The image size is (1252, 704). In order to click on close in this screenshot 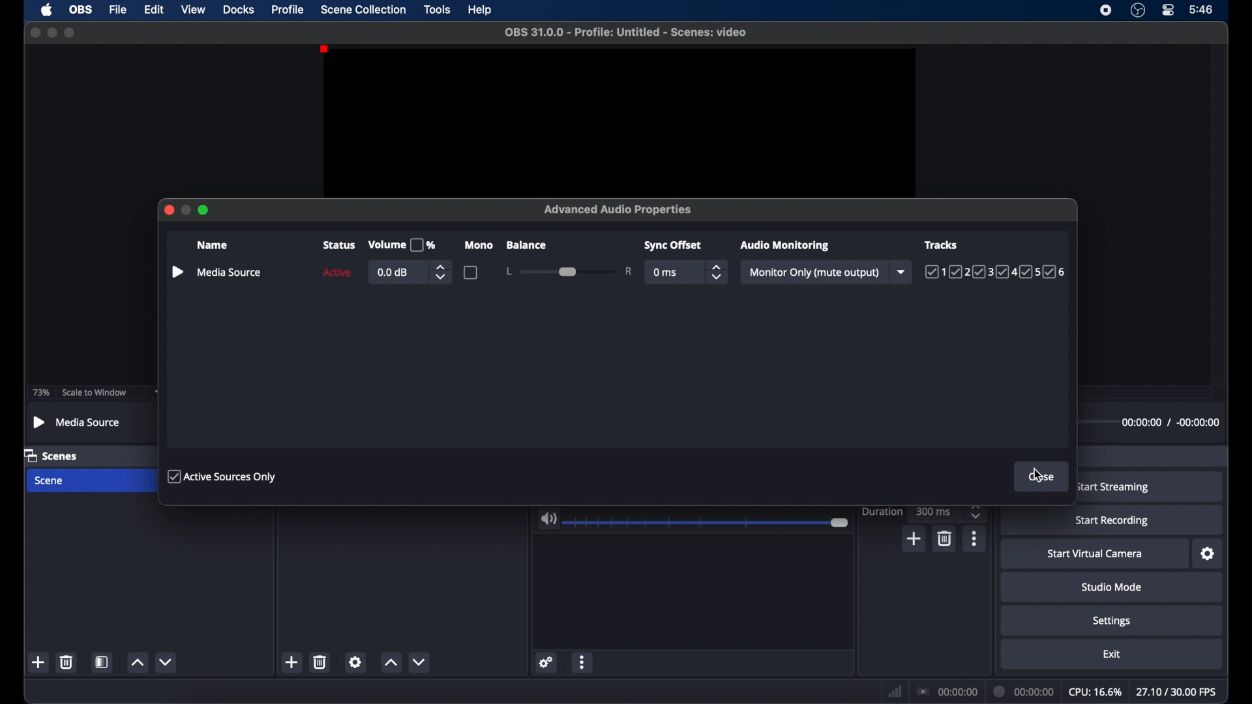, I will do `click(168, 210)`.